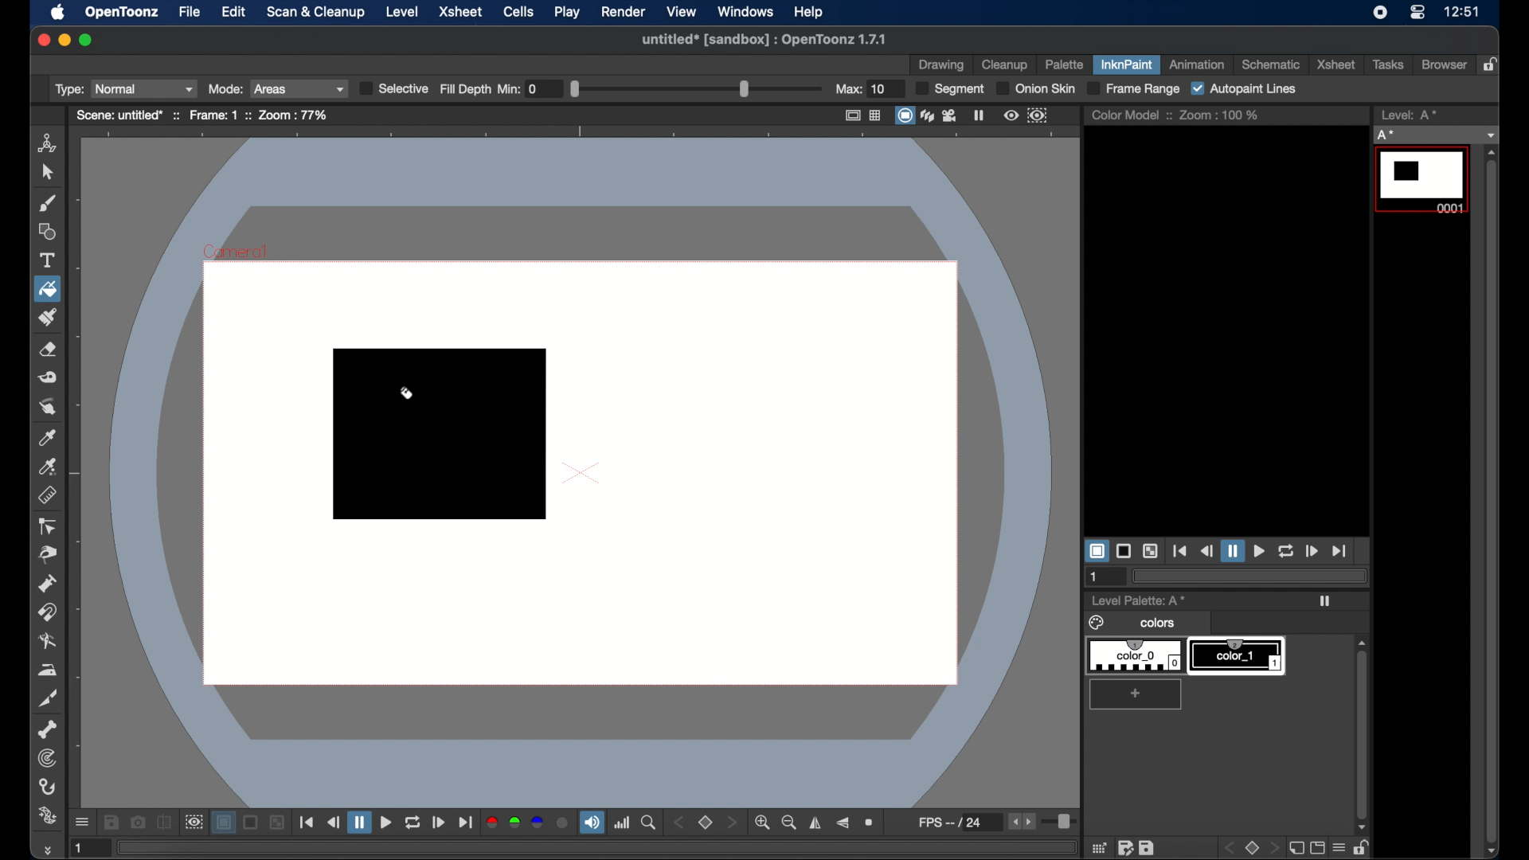  Describe the element at coordinates (568, 11) in the screenshot. I see `play` at that location.